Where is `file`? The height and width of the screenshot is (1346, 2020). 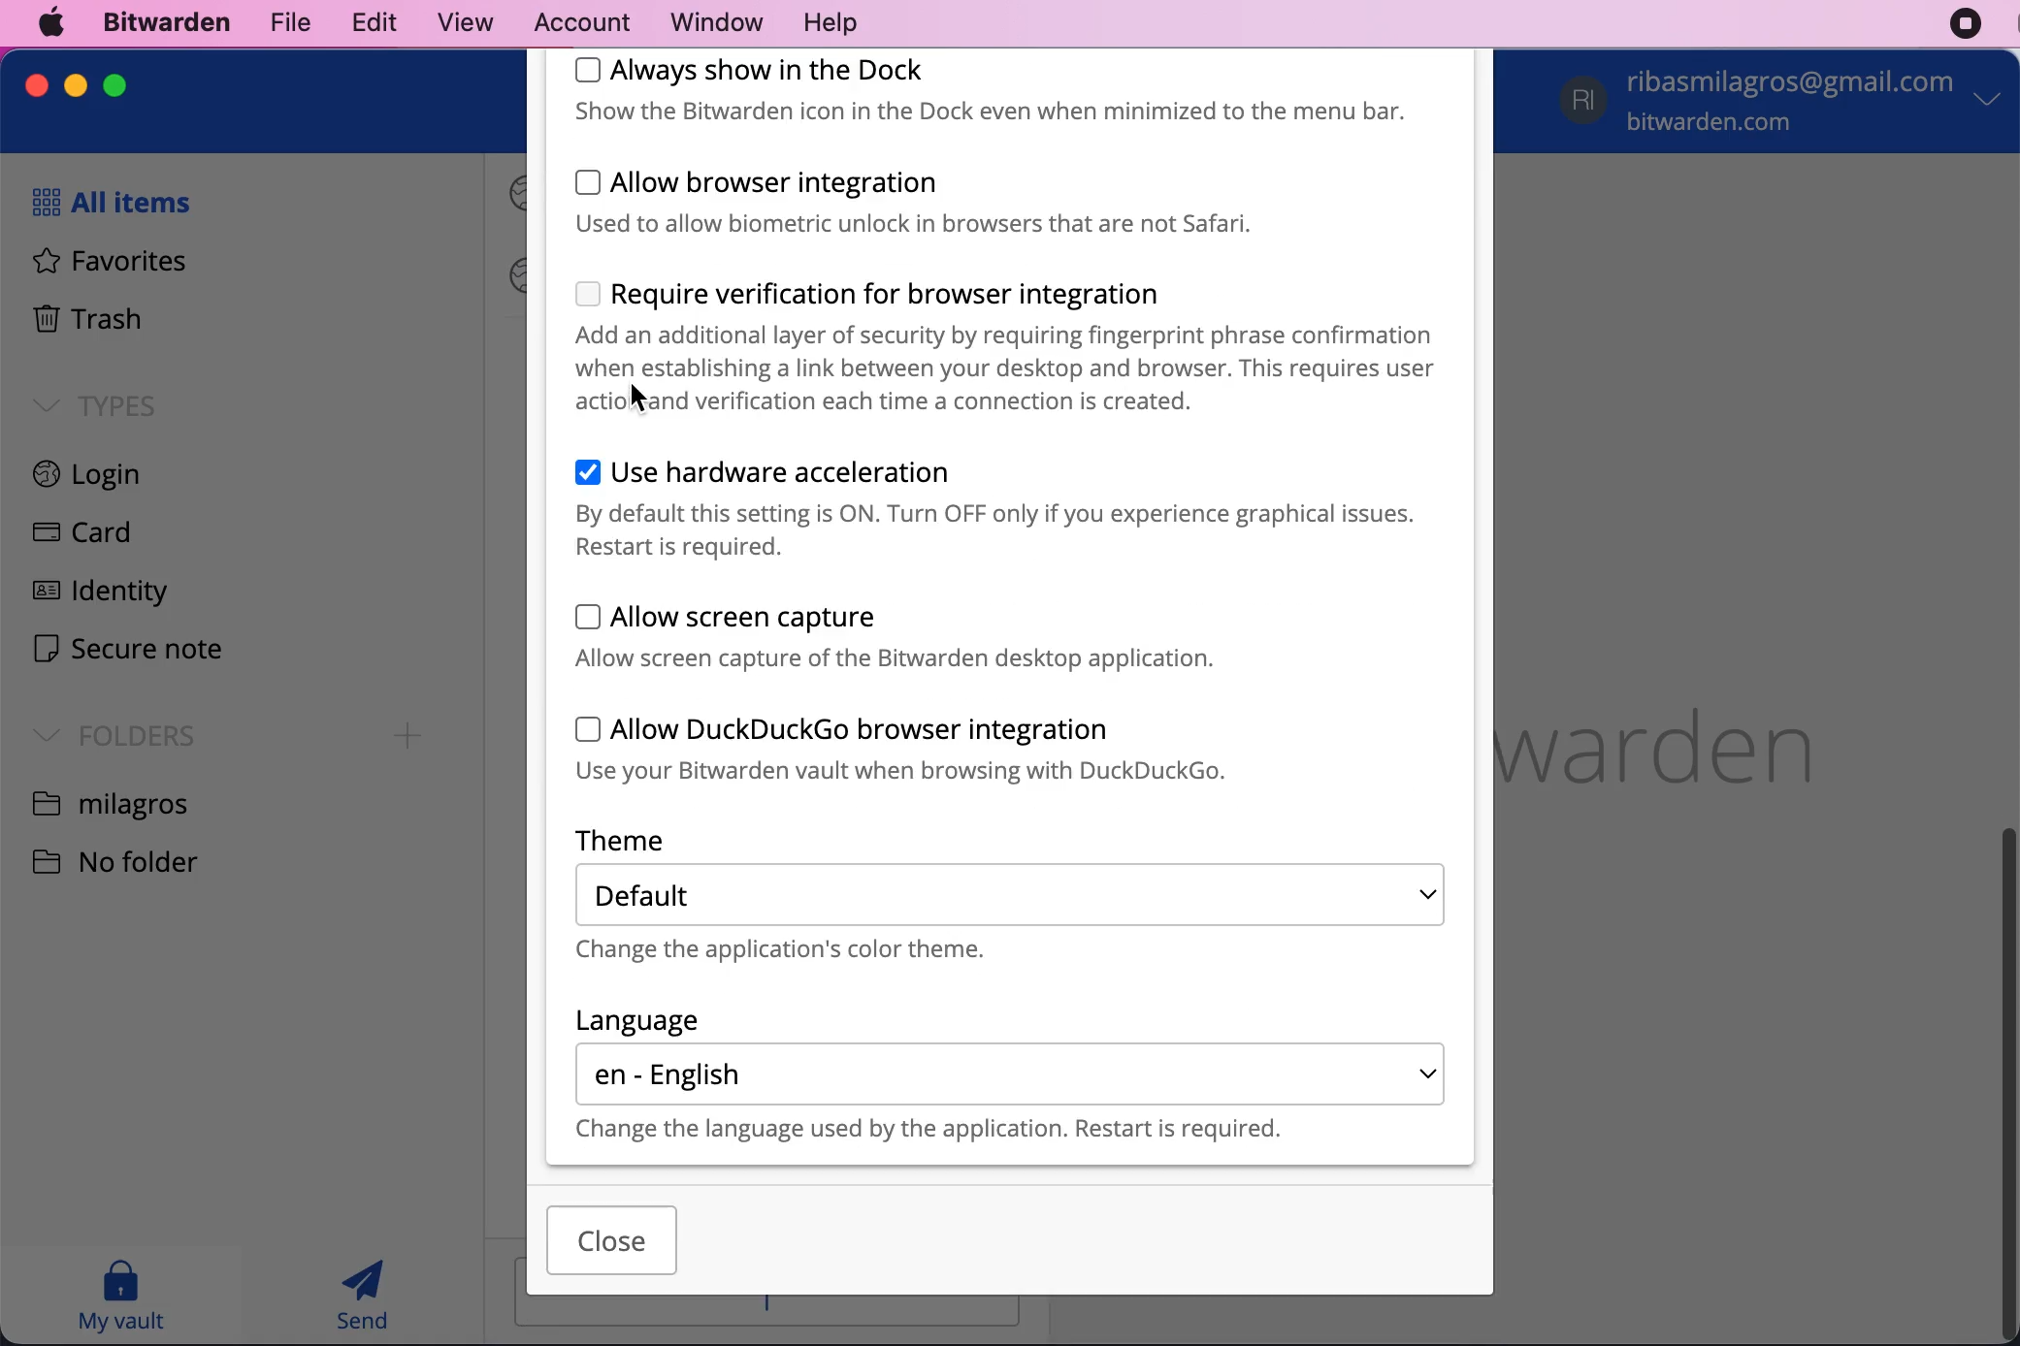 file is located at coordinates (286, 21).